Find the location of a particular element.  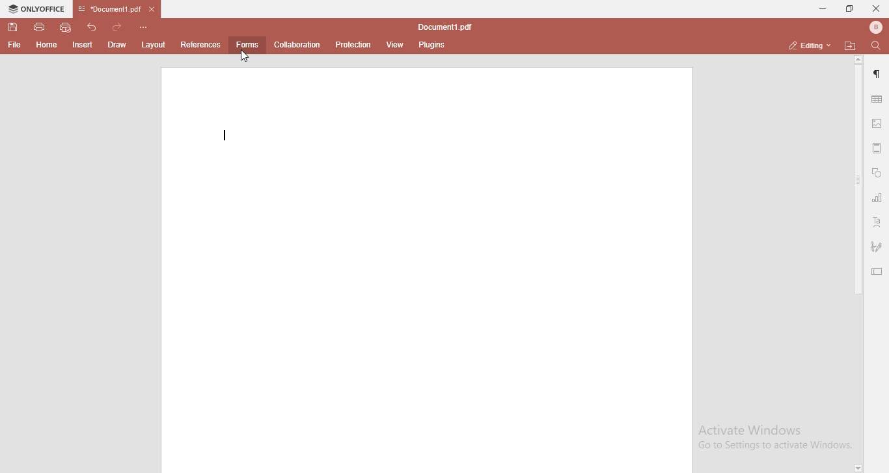

insert is located at coordinates (83, 44).